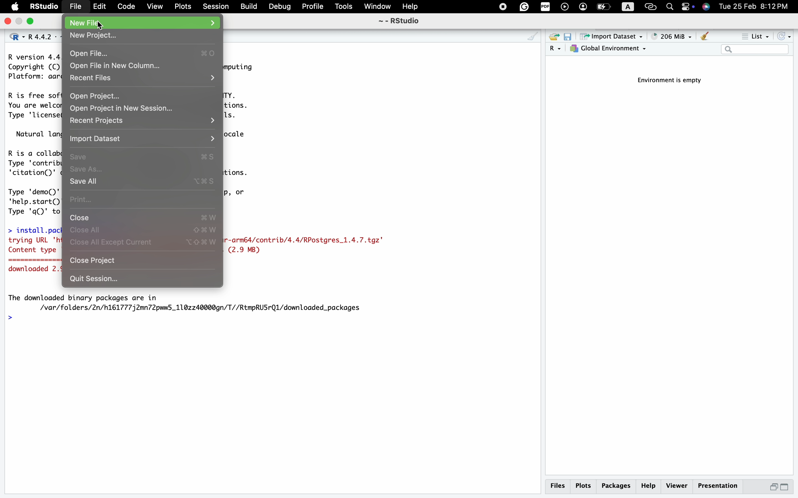 This screenshot has width=798, height=498. What do you see at coordinates (704, 37) in the screenshot?
I see `clear objects from the workspace` at bounding box center [704, 37].